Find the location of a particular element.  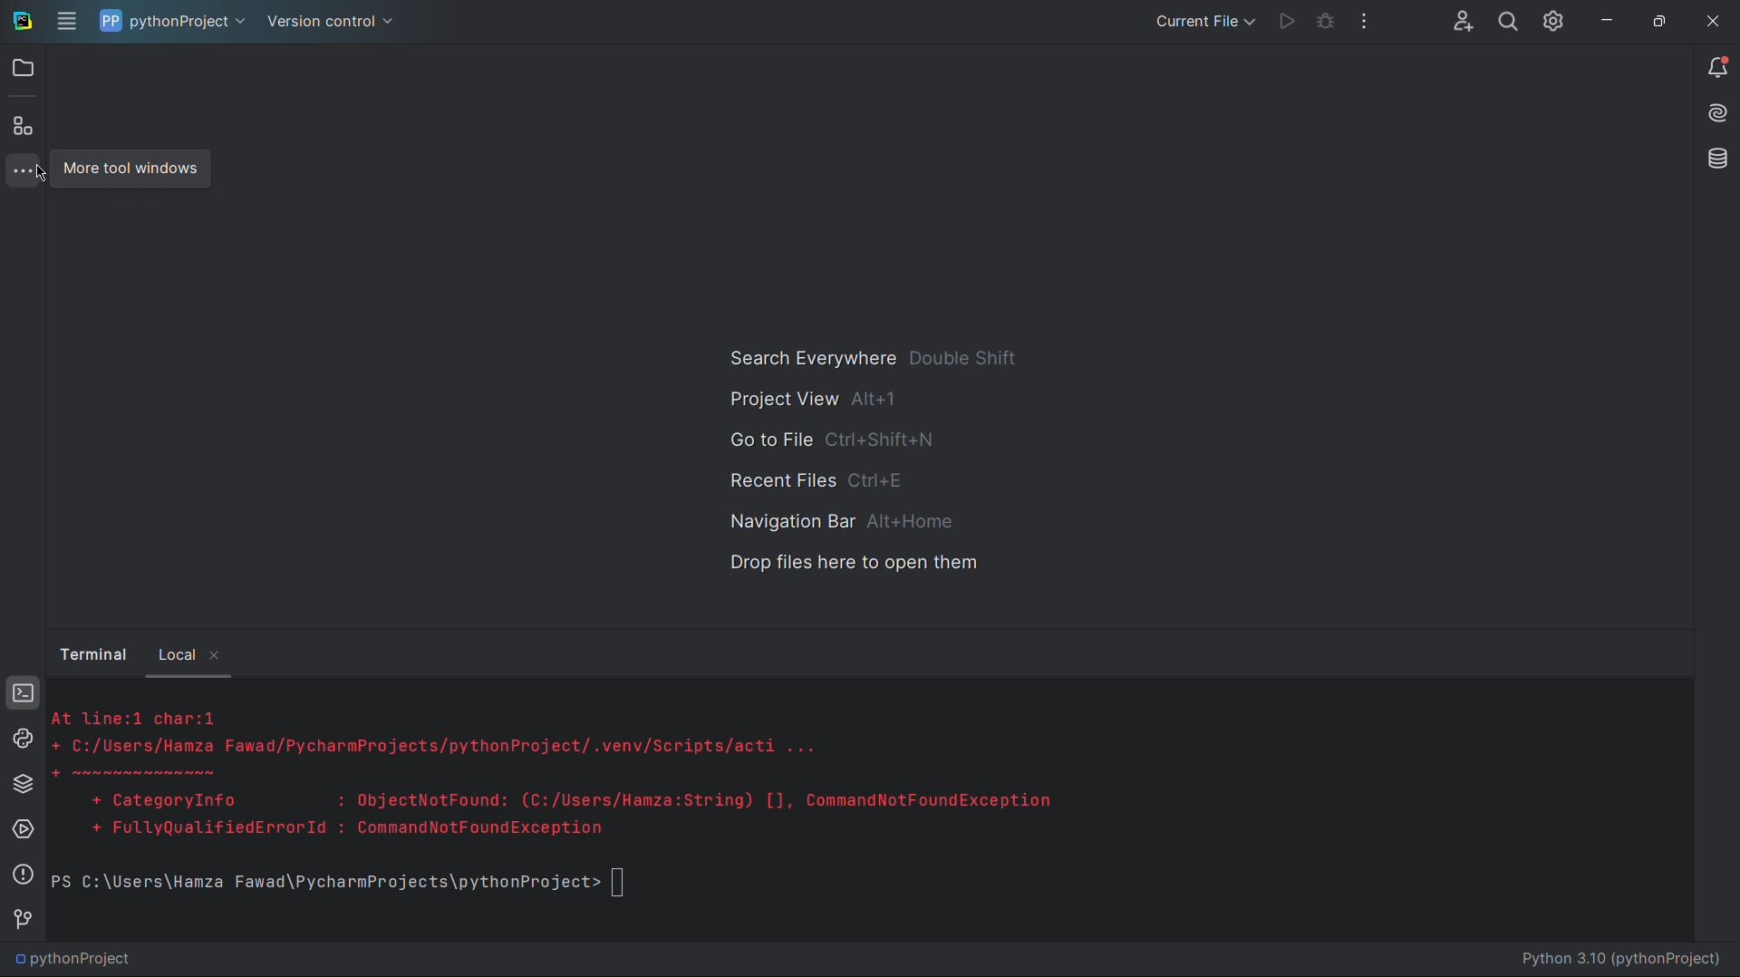

Maximize is located at coordinates (1655, 19).